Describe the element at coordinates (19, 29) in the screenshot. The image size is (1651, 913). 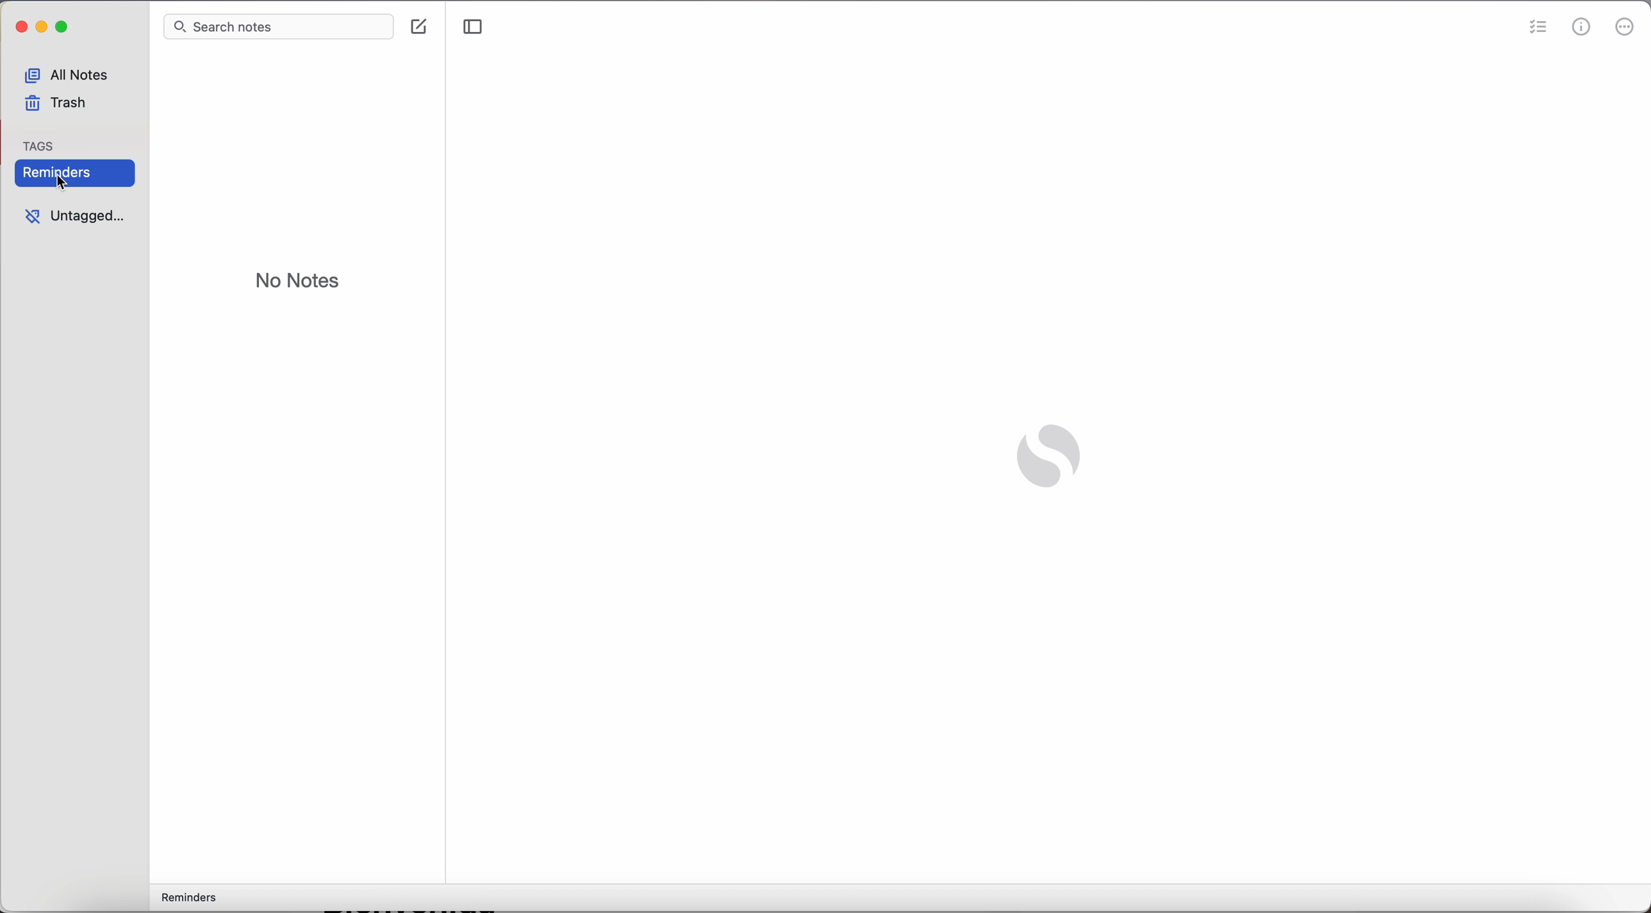
I see `close simplenote` at that location.